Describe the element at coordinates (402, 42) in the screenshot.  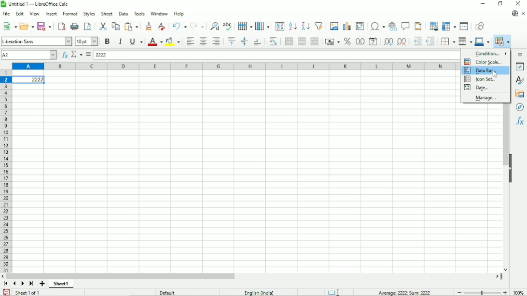
I see `Delete decimal place` at that location.